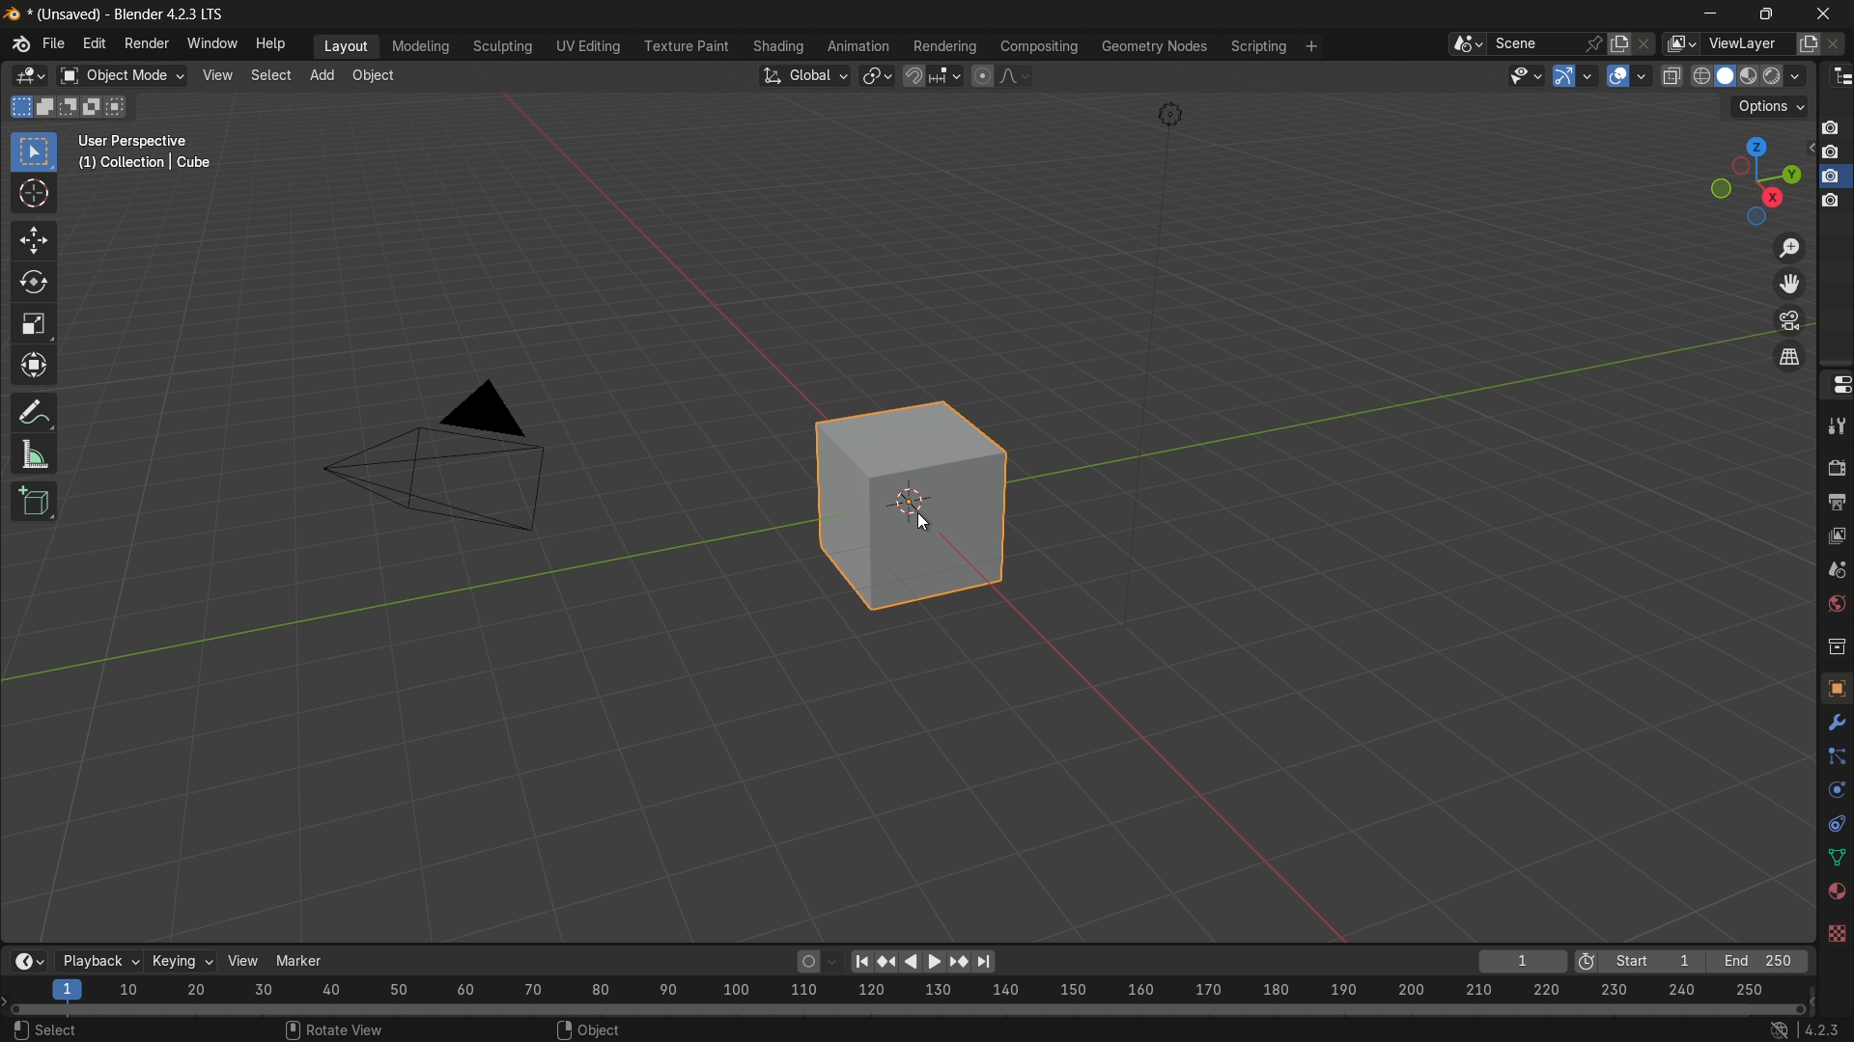 Image resolution: width=1854 pixels, height=1042 pixels. Describe the element at coordinates (805, 964) in the screenshot. I see `auto keying` at that location.